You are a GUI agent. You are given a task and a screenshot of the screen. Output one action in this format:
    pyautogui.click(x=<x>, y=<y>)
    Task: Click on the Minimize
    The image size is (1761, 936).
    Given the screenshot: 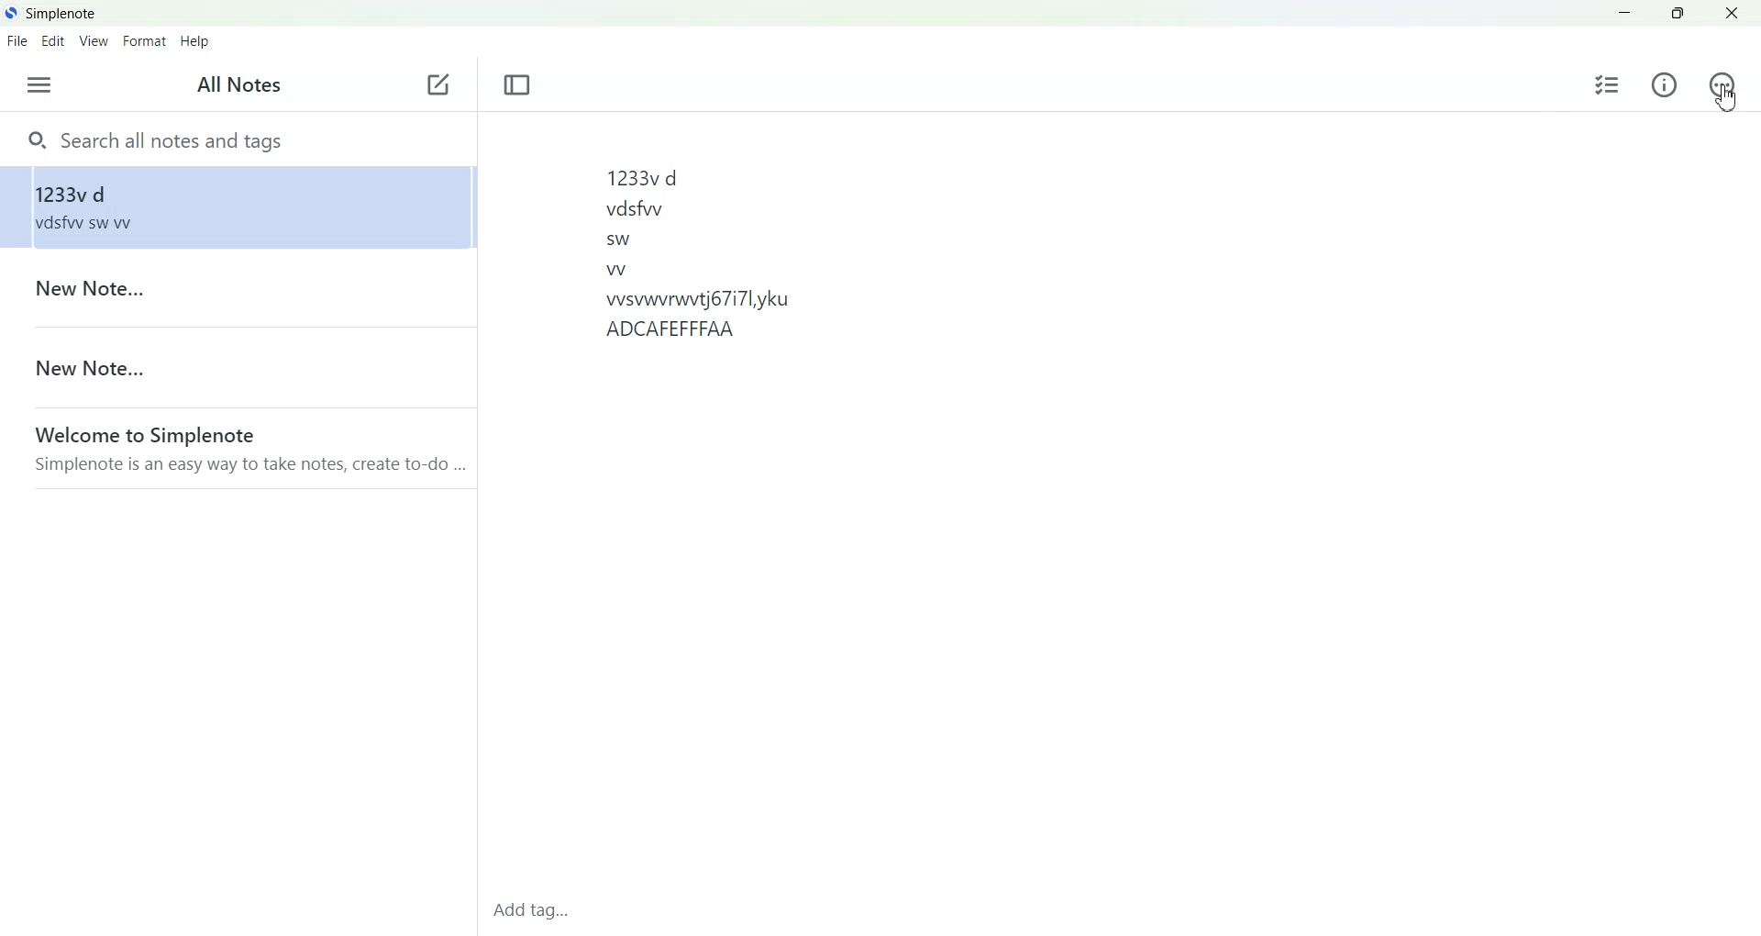 What is the action you would take?
    pyautogui.click(x=1626, y=14)
    